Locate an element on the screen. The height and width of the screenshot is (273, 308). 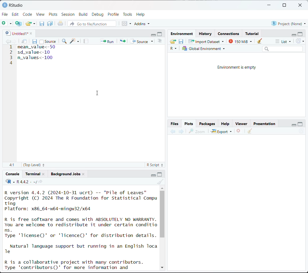
go backward to previous source location is located at coordinates (8, 42).